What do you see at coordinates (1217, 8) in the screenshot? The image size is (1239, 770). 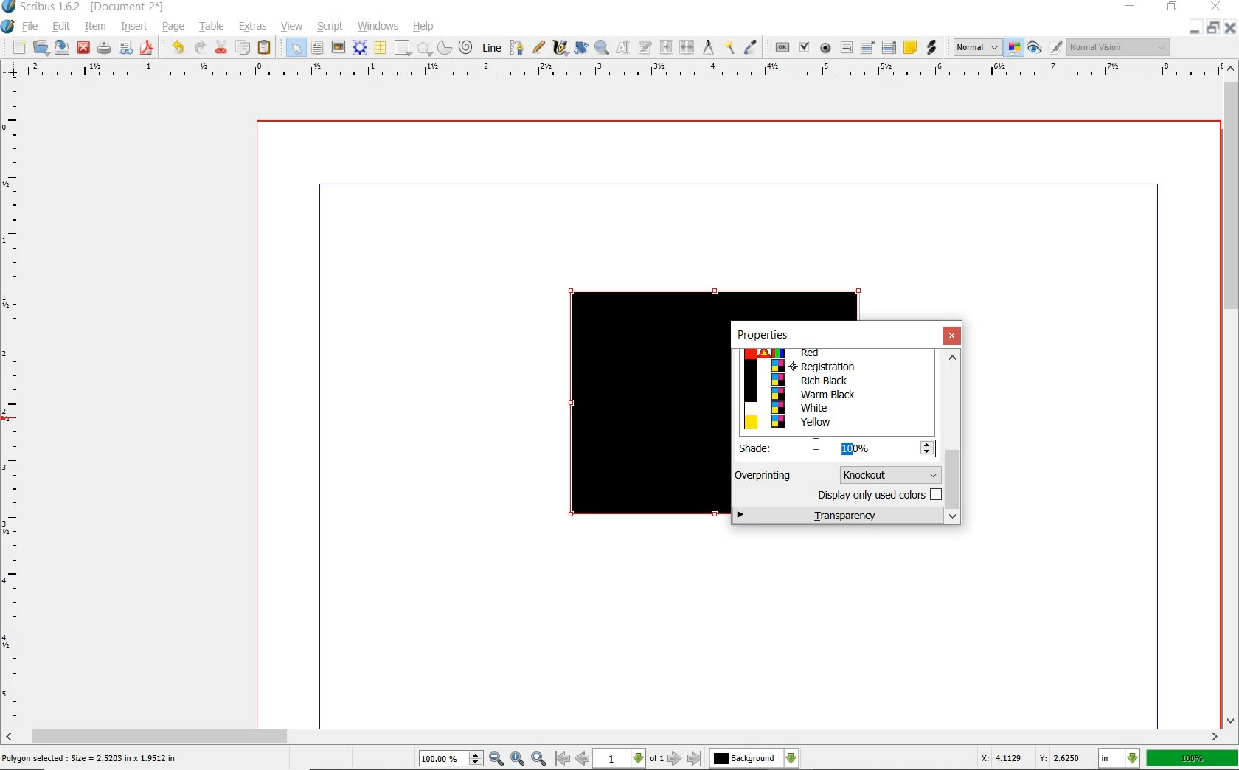 I see `CLOSE` at bounding box center [1217, 8].